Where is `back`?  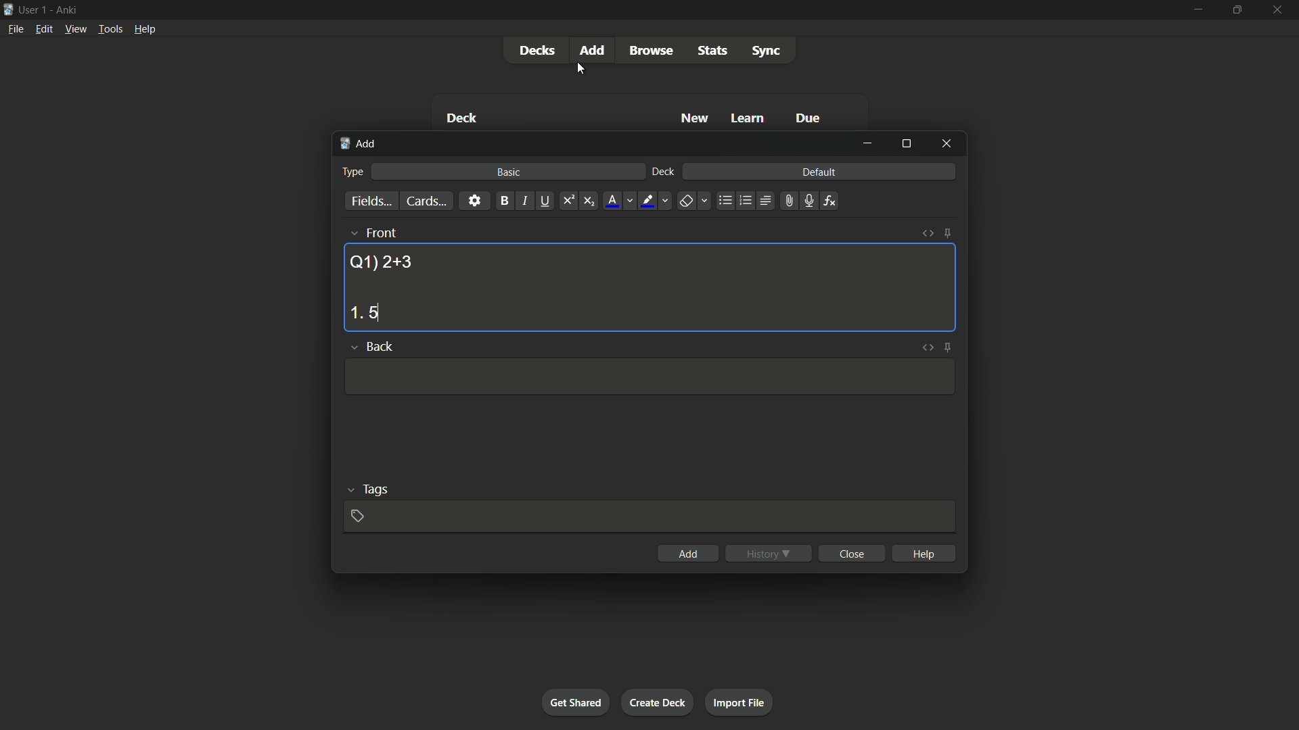
back is located at coordinates (377, 346).